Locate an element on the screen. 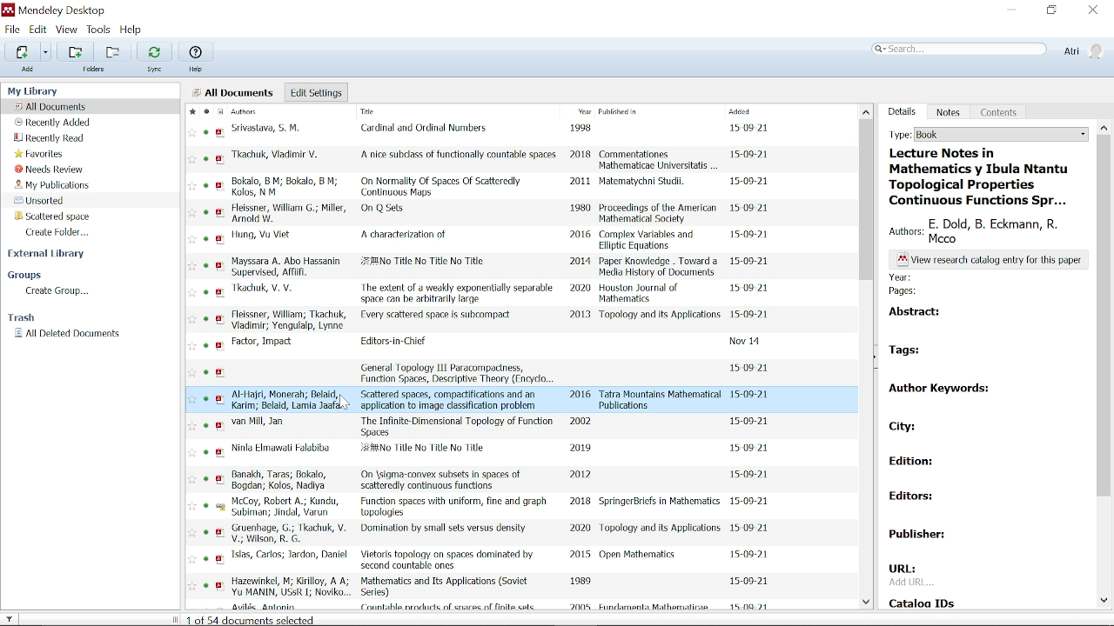 This screenshot has width=1114, height=626. Sync is located at coordinates (154, 51).